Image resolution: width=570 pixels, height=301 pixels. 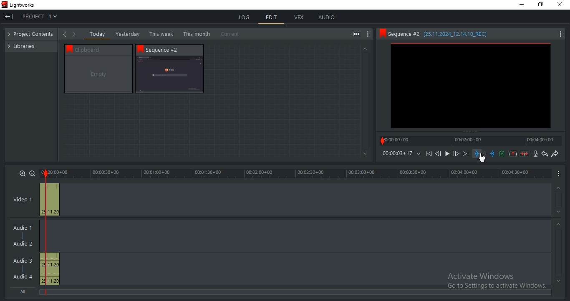 I want to click on Sequence Marker, so click(x=41, y=233).